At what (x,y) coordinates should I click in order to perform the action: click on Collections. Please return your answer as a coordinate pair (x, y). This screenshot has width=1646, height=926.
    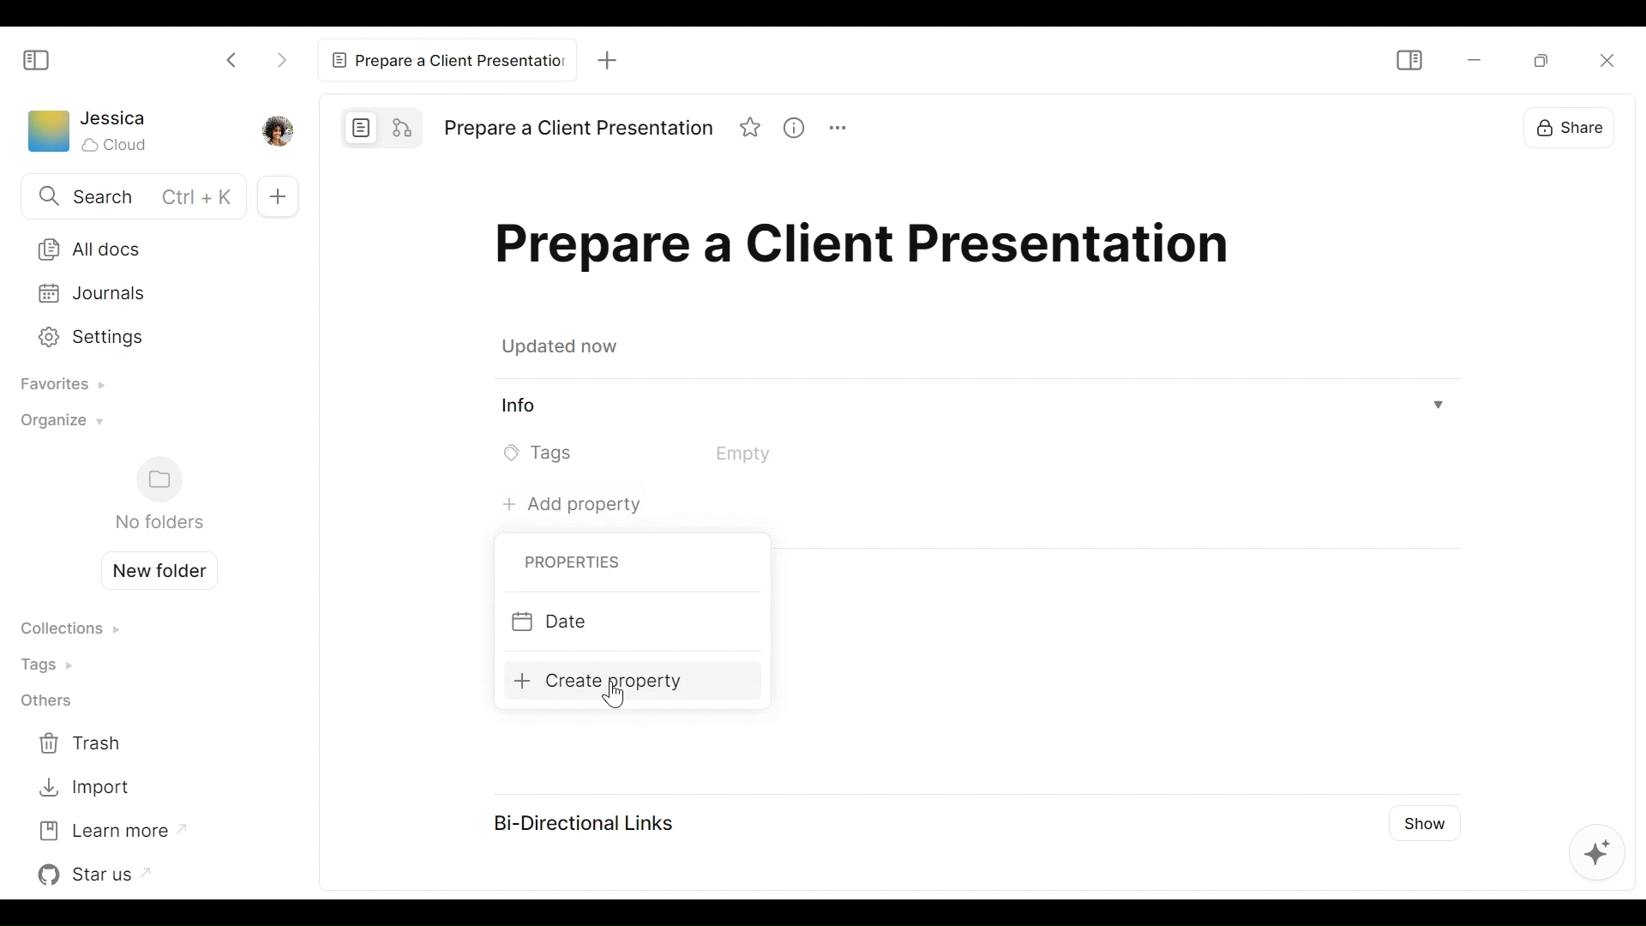
    Looking at the image, I should click on (69, 630).